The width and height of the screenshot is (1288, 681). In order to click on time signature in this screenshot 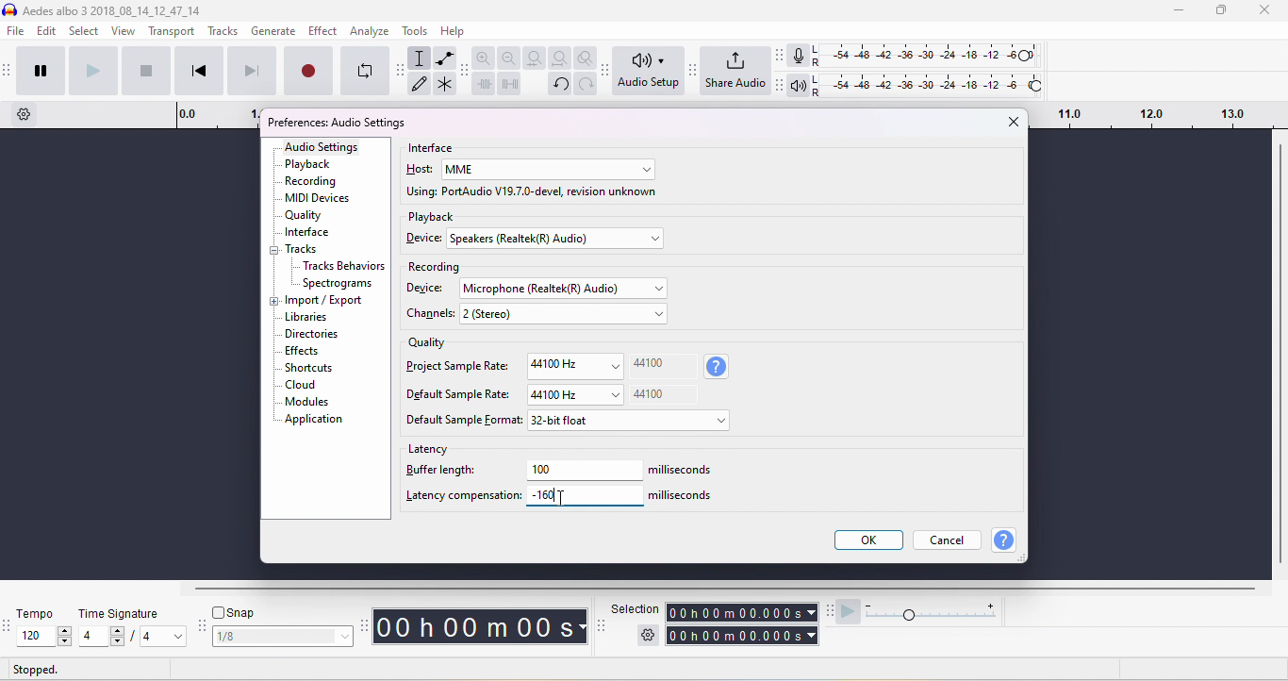, I will do `click(120, 613)`.